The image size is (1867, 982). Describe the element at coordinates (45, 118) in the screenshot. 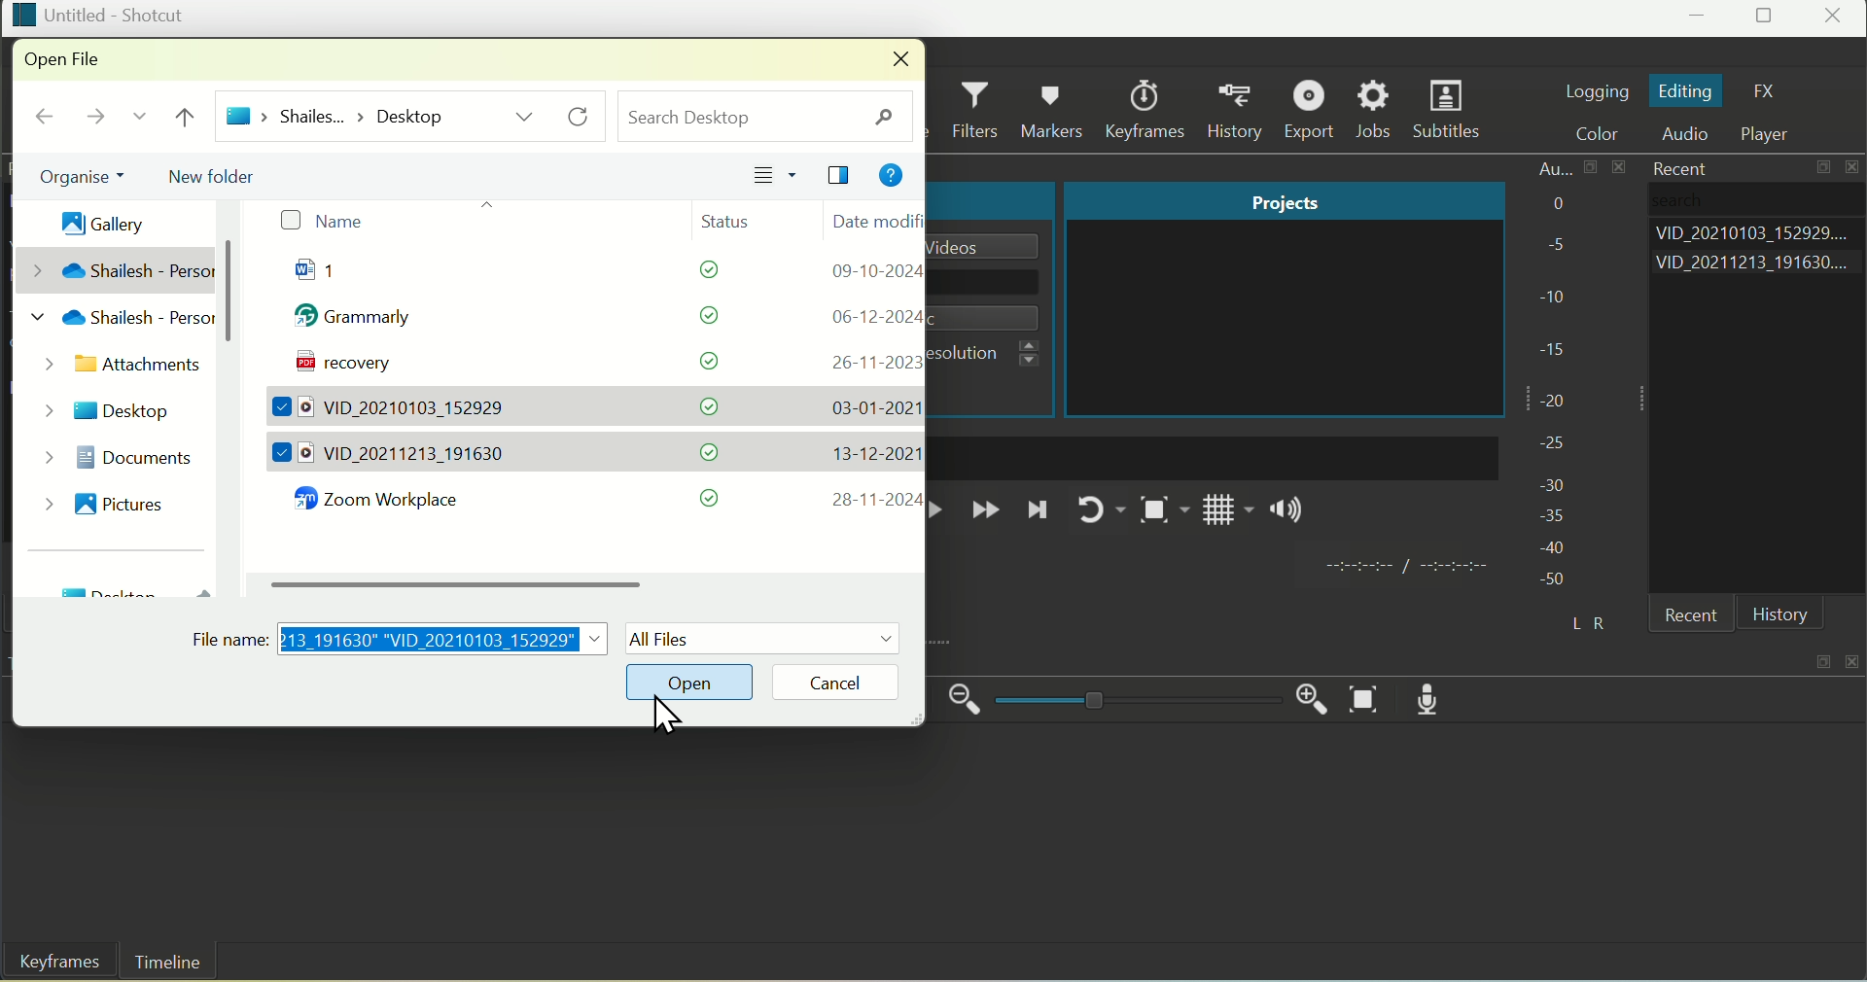

I see `back` at that location.